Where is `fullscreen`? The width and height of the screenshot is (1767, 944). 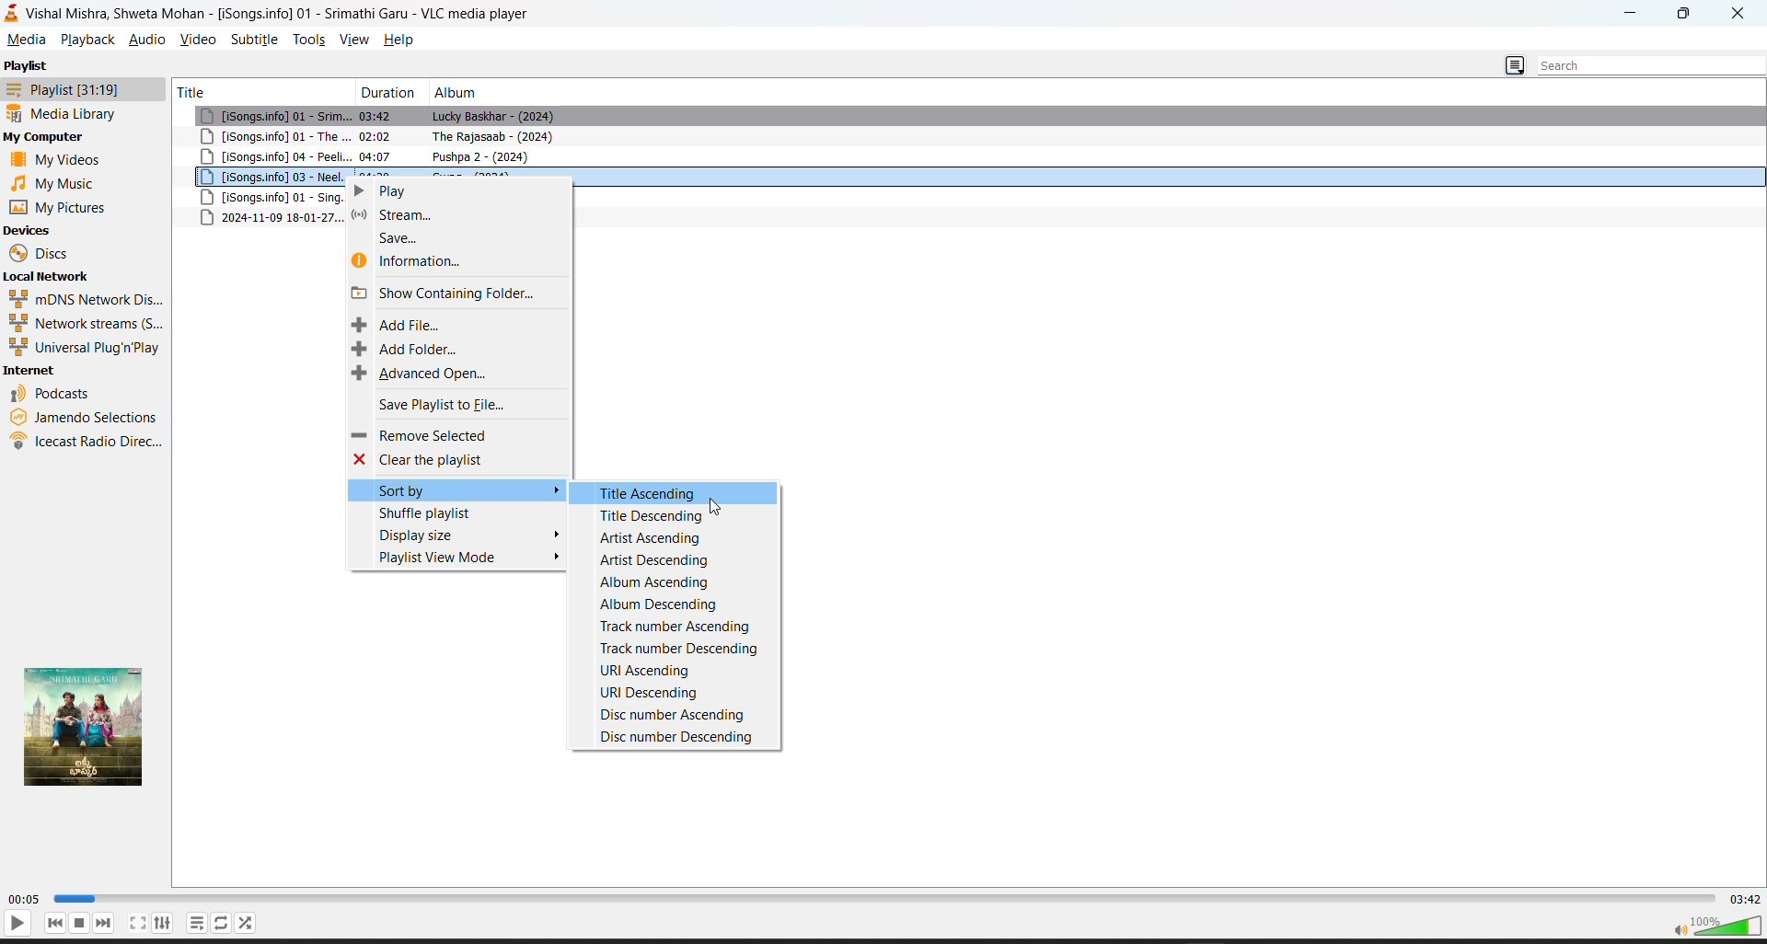
fullscreen is located at coordinates (137, 923).